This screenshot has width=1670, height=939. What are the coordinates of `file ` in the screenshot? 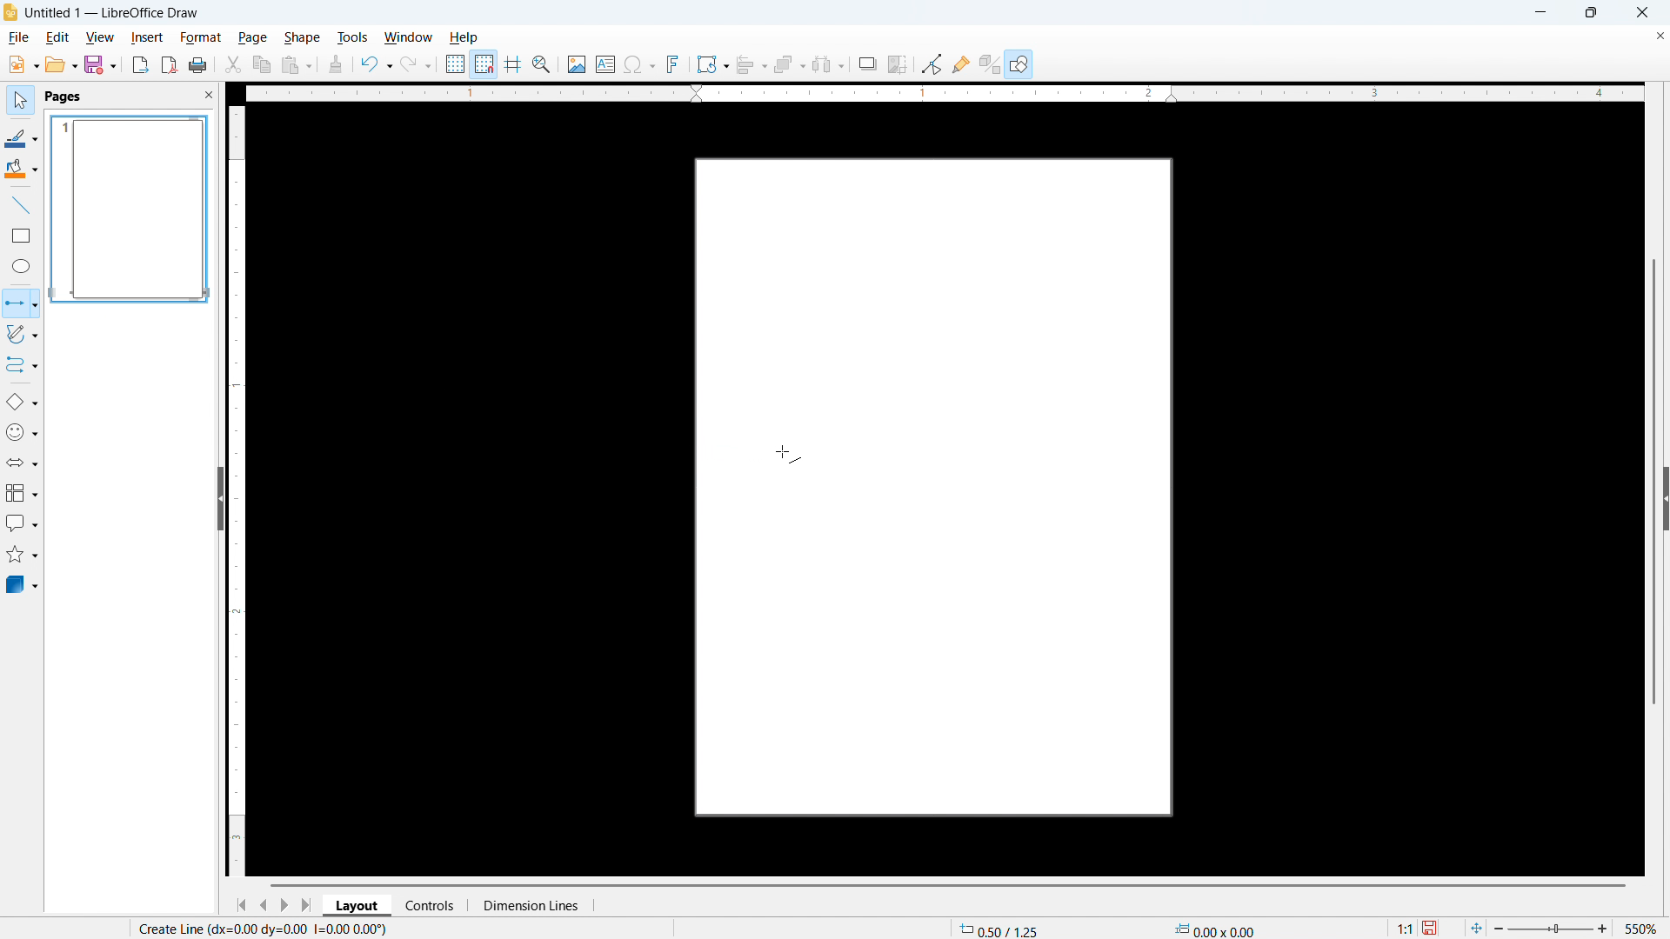 It's located at (18, 37).